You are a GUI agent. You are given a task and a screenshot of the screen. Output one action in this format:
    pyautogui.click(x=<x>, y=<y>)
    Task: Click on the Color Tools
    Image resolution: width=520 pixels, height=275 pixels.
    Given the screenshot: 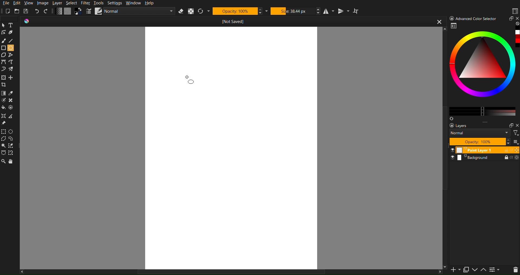 What is the action you would take?
    pyautogui.click(x=4, y=93)
    